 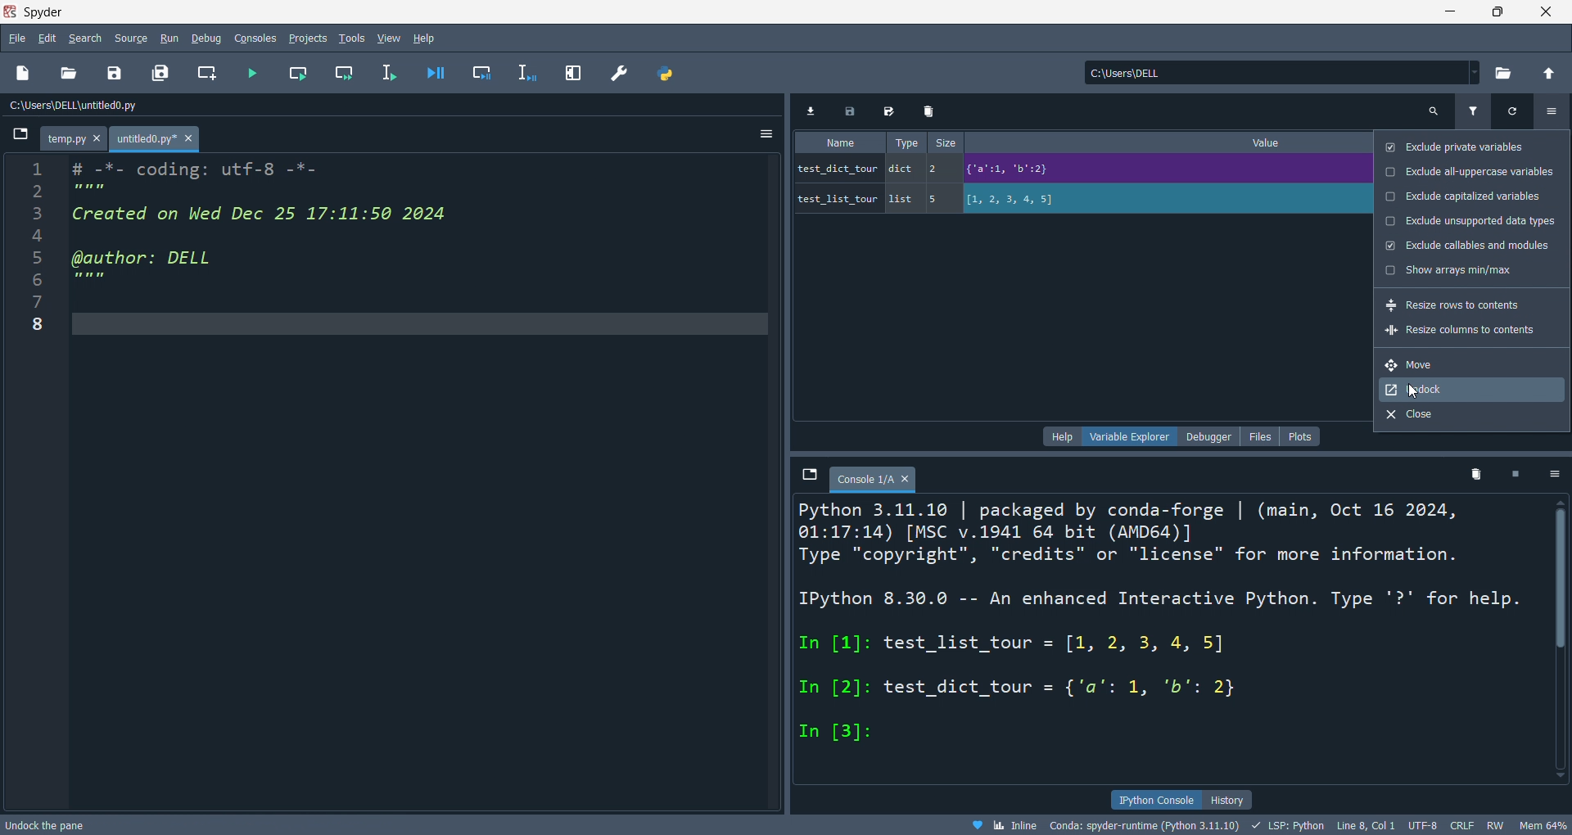 I want to click on close kernel, so click(x=1517, y=476).